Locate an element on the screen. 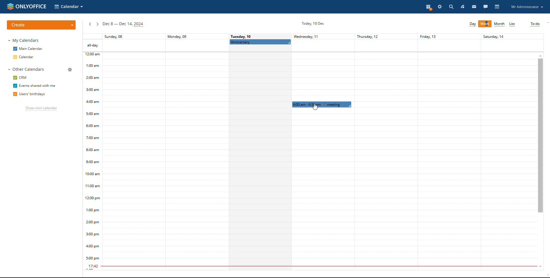 The width and height of the screenshot is (550, 278). create is located at coordinates (41, 25).